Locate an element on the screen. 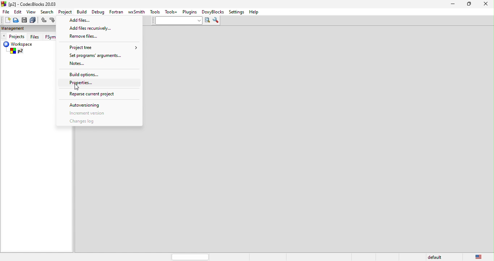  reparse current project is located at coordinates (101, 93).